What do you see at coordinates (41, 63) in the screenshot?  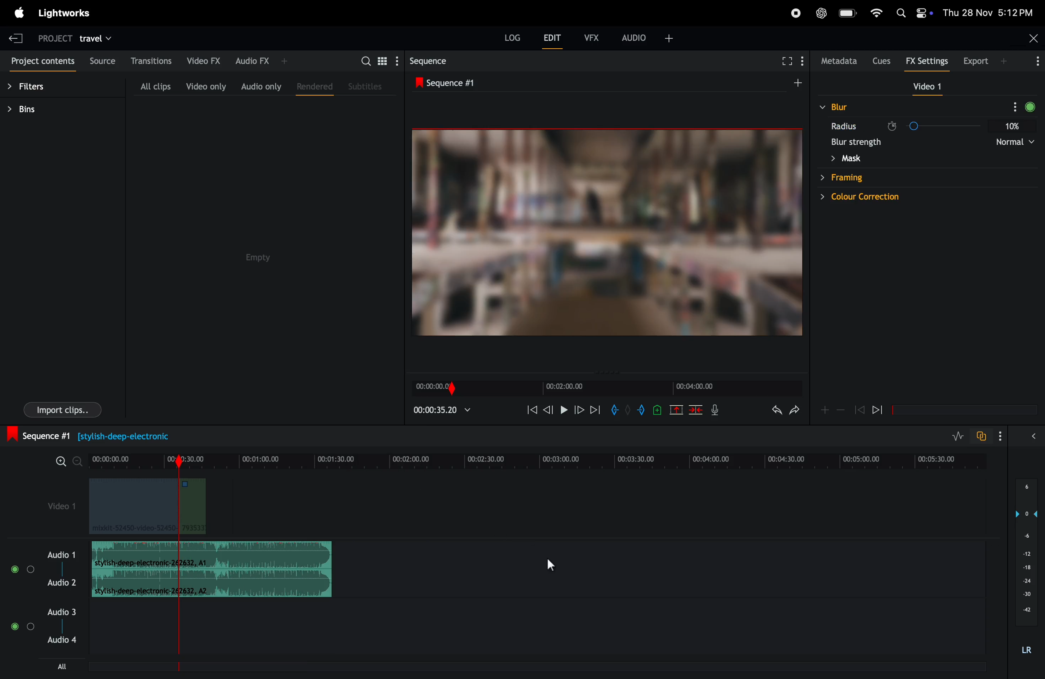 I see `project contents` at bounding box center [41, 63].